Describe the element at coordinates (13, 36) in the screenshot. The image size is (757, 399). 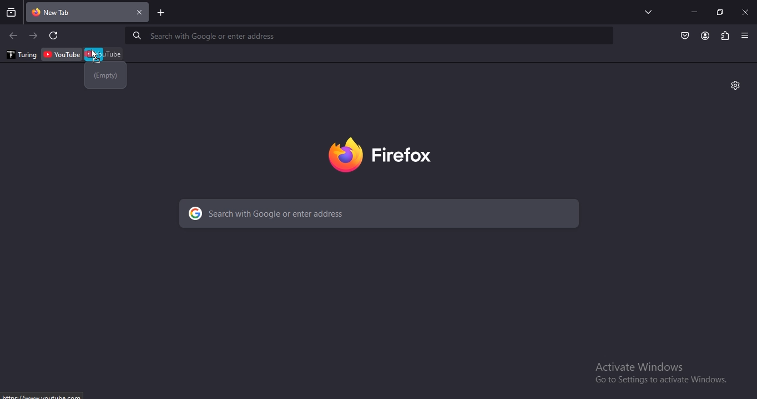
I see `click to go to previous page` at that location.